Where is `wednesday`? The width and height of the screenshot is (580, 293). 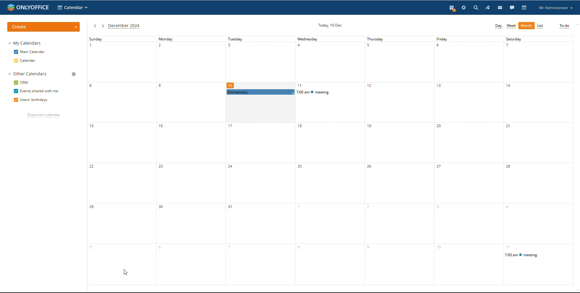
wednesday is located at coordinates (329, 62).